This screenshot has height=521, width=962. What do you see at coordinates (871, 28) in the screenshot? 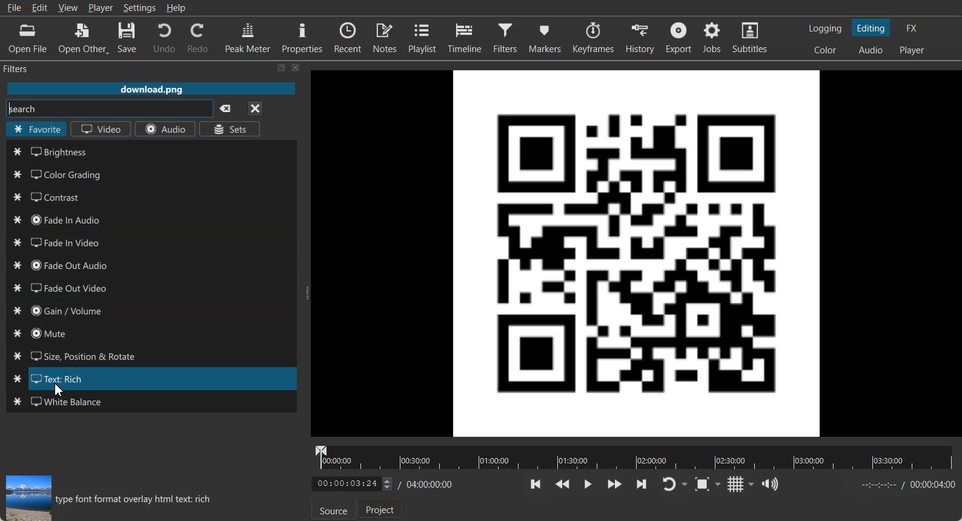
I see `Switching to the Editing layout` at bounding box center [871, 28].